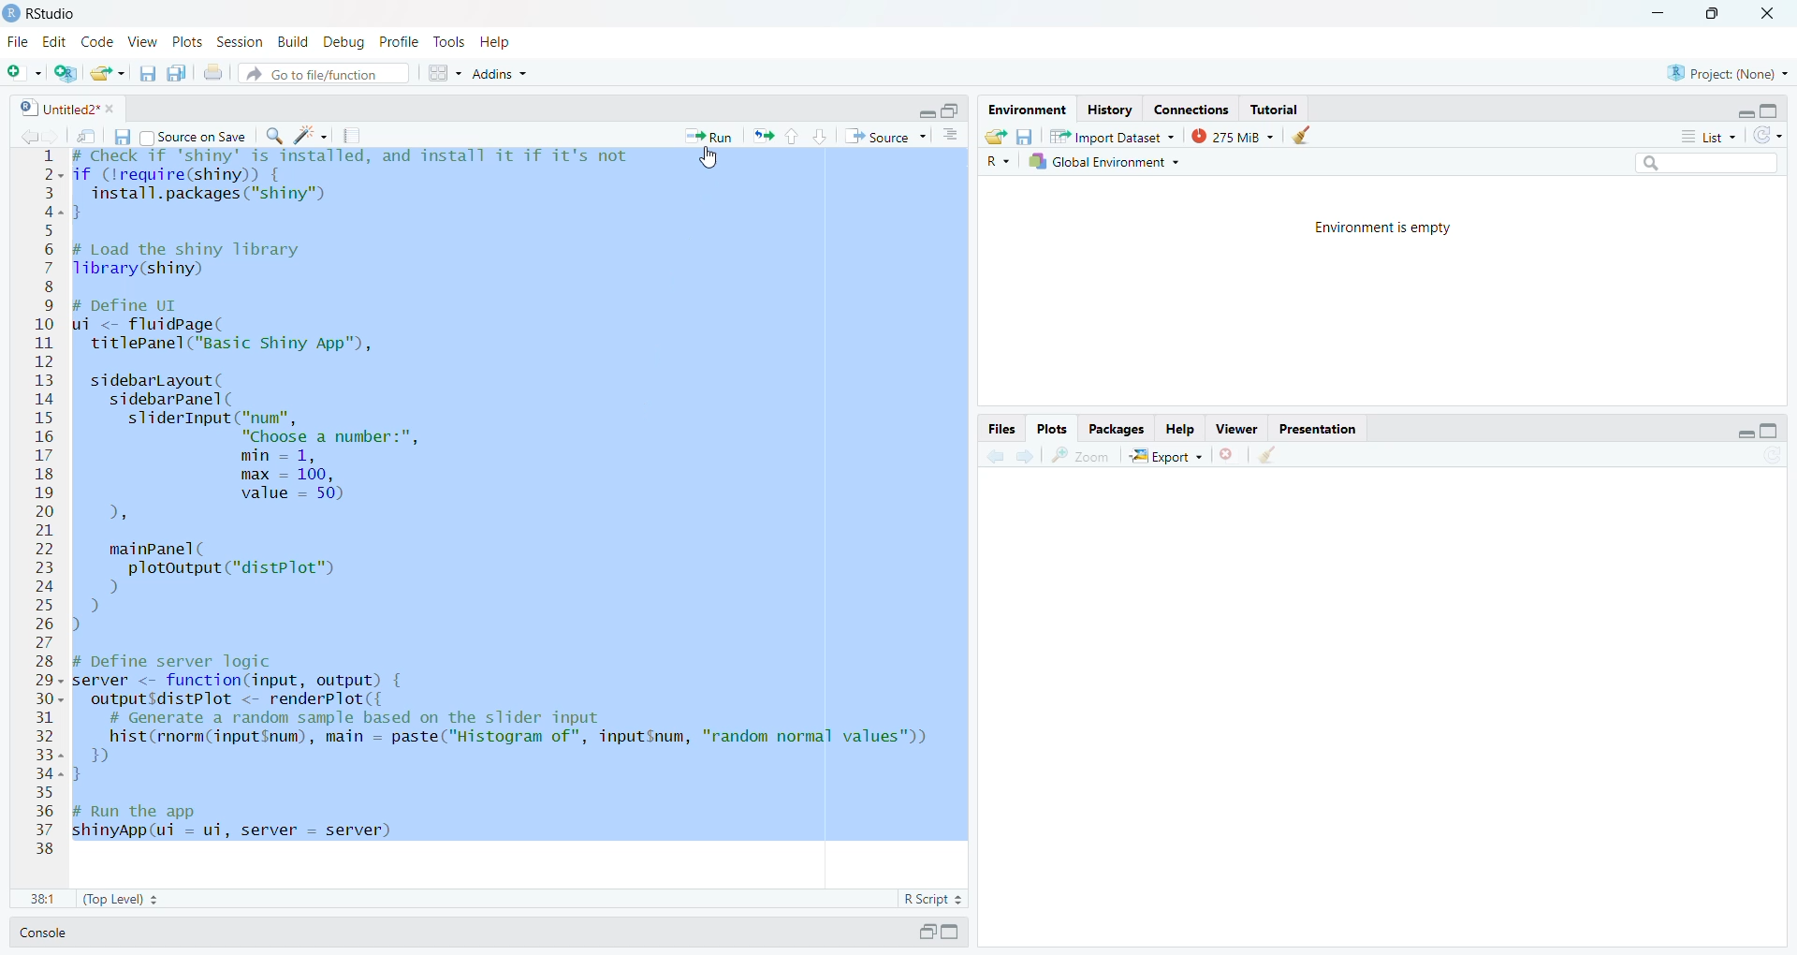  I want to click on compile report, so click(351, 135).